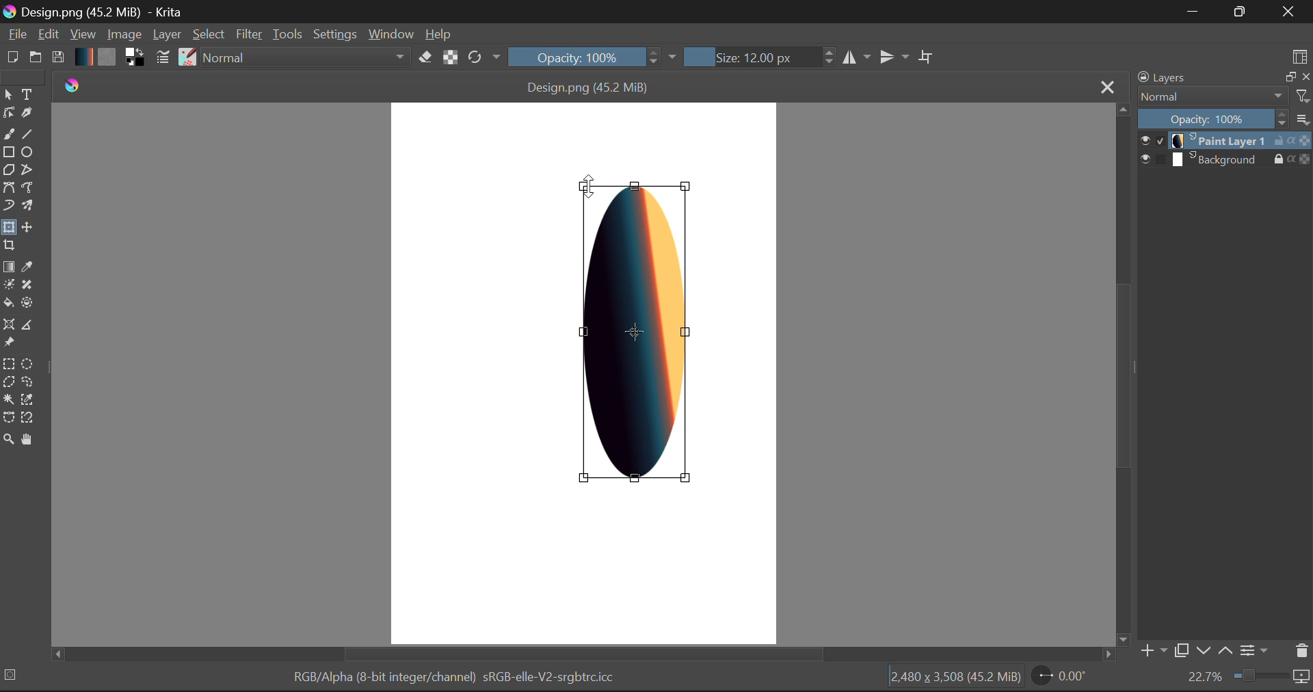 The image size is (1313, 692). What do you see at coordinates (28, 152) in the screenshot?
I see `Ellipses` at bounding box center [28, 152].